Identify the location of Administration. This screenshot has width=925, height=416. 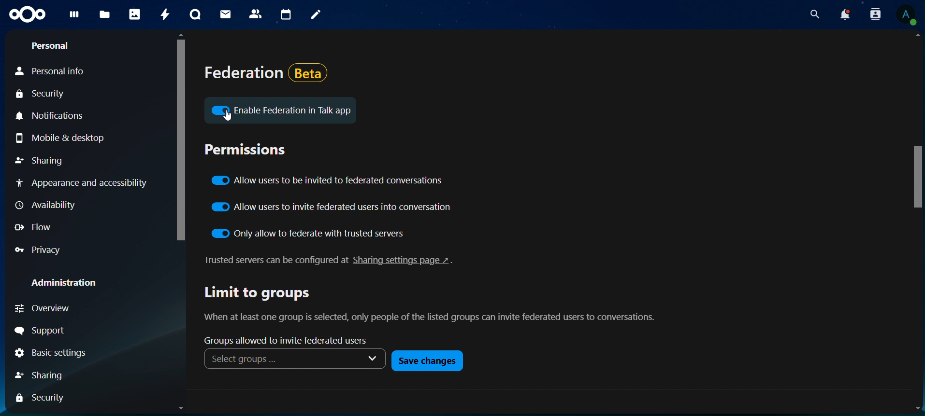
(61, 283).